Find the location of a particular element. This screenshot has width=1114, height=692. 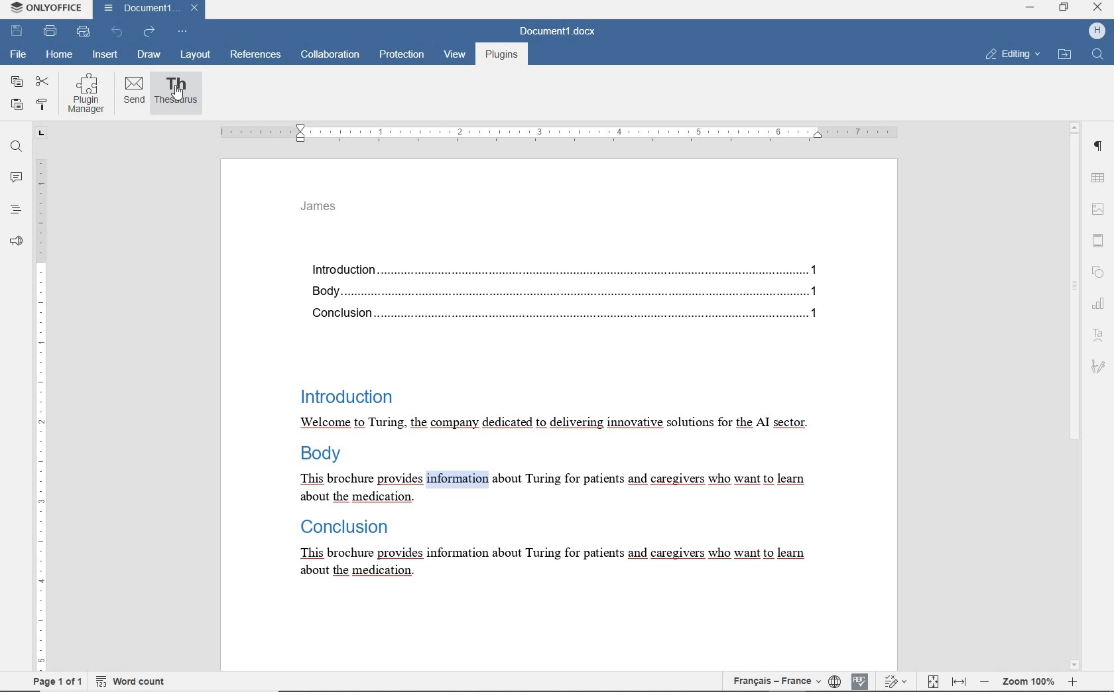

HEADER TEXT is located at coordinates (322, 210).